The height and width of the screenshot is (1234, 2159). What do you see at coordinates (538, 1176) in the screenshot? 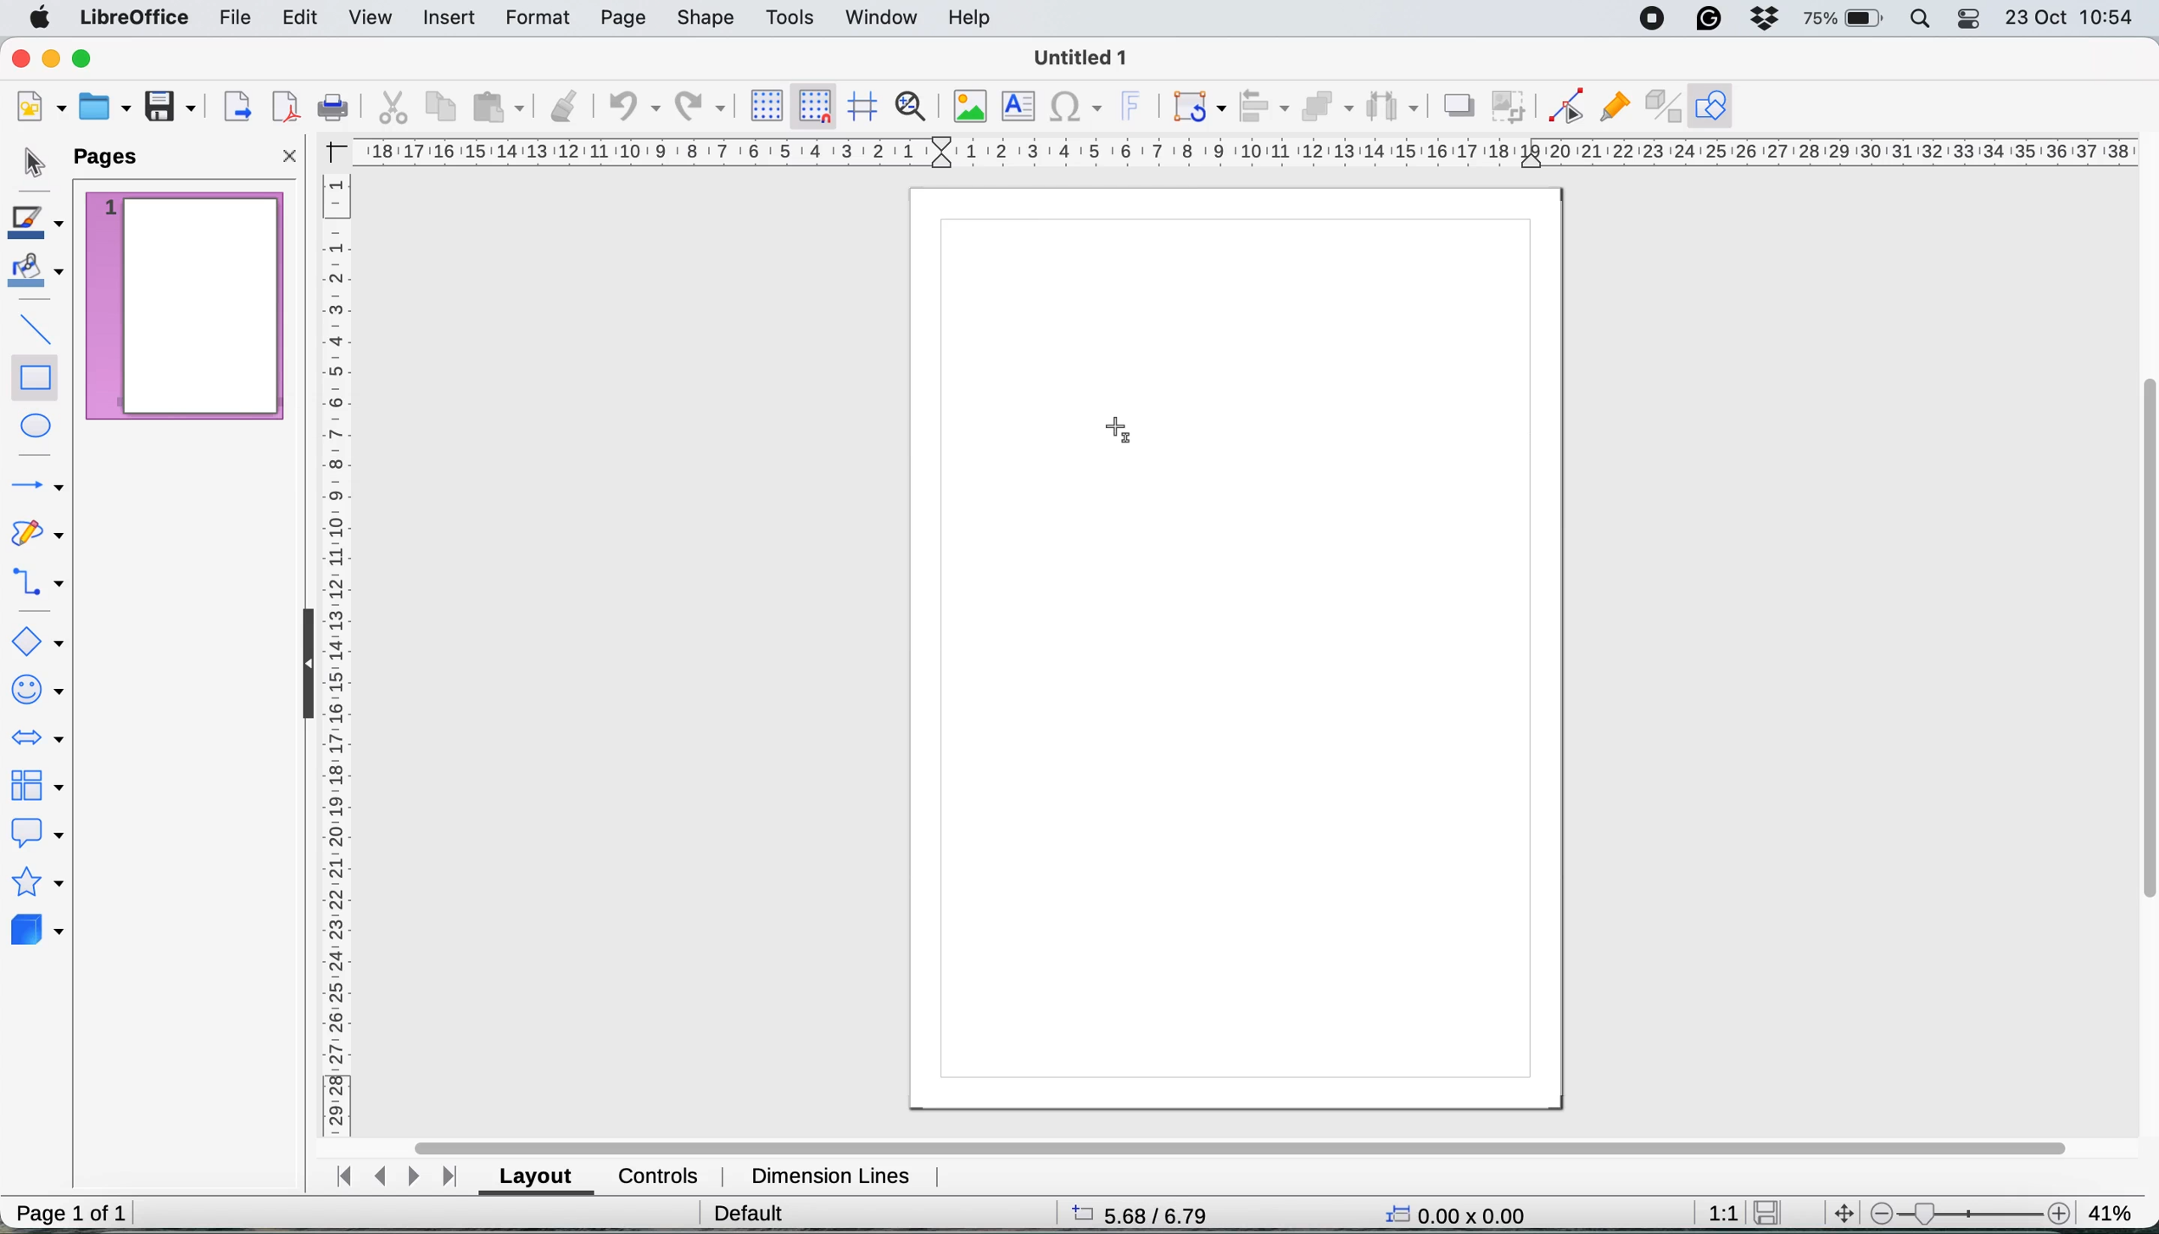
I see `layout` at bounding box center [538, 1176].